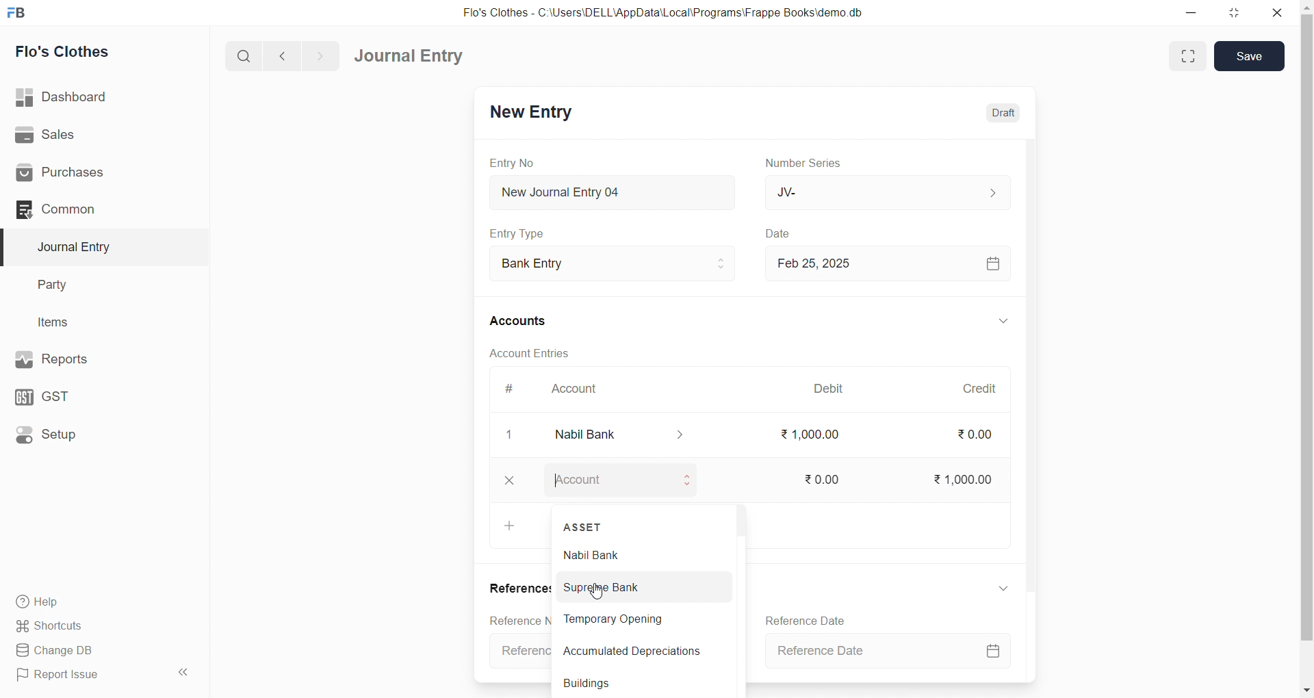  Describe the element at coordinates (634, 620) in the screenshot. I see `Temporary Opening` at that location.